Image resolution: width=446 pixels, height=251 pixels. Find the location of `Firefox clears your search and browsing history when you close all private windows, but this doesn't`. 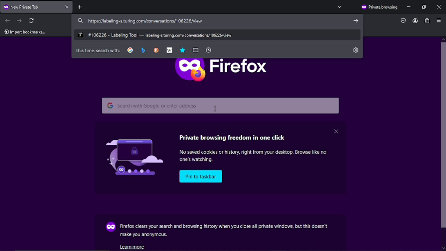

Firefox clears your search and browsing history when you close all private windows, but this doesn't is located at coordinates (224, 226).